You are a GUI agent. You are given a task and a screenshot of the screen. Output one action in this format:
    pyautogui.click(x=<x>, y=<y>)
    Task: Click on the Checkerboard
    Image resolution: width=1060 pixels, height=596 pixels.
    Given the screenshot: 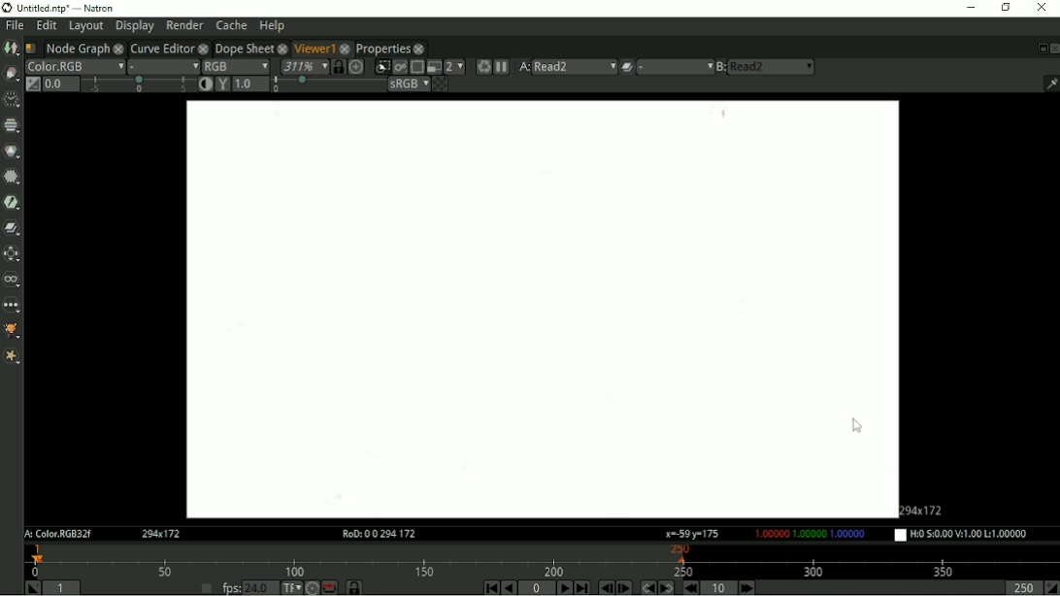 What is the action you would take?
    pyautogui.click(x=440, y=84)
    